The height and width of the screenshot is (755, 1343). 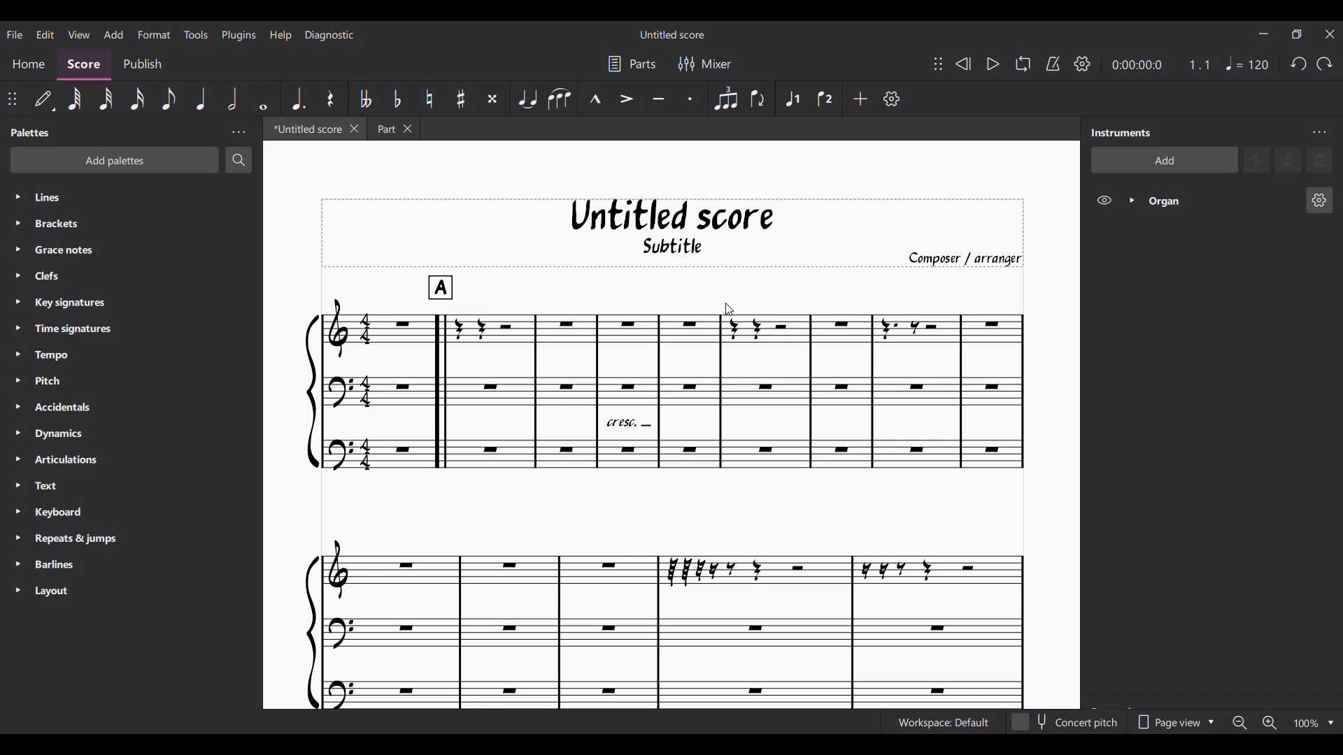 I want to click on Organ instrument, so click(x=1220, y=201).